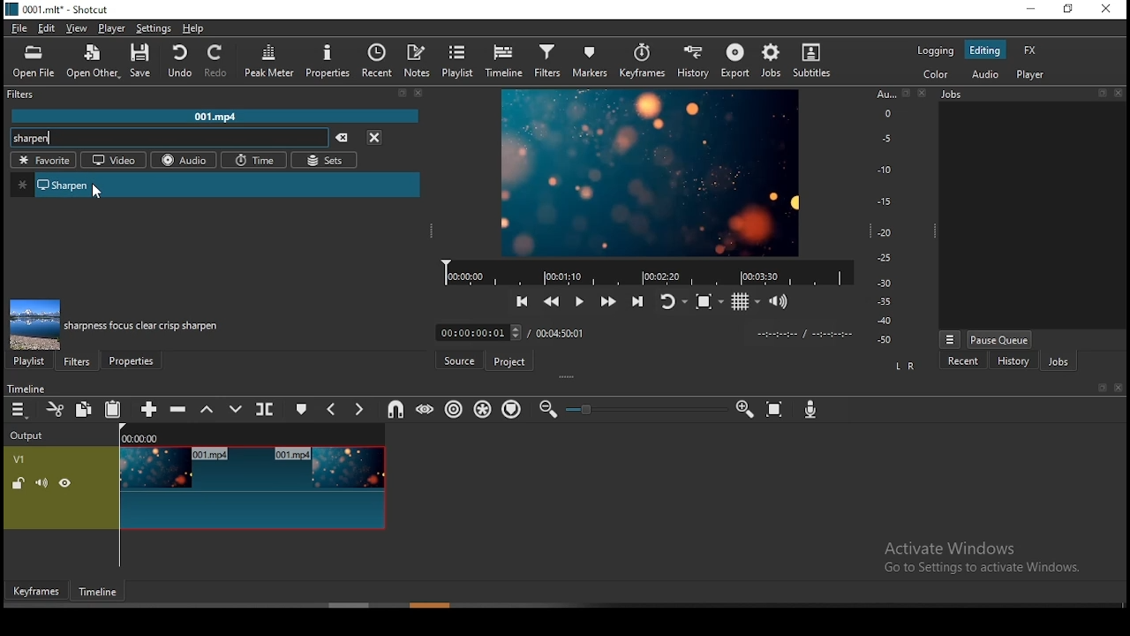  Describe the element at coordinates (378, 60) in the screenshot. I see `recent` at that location.